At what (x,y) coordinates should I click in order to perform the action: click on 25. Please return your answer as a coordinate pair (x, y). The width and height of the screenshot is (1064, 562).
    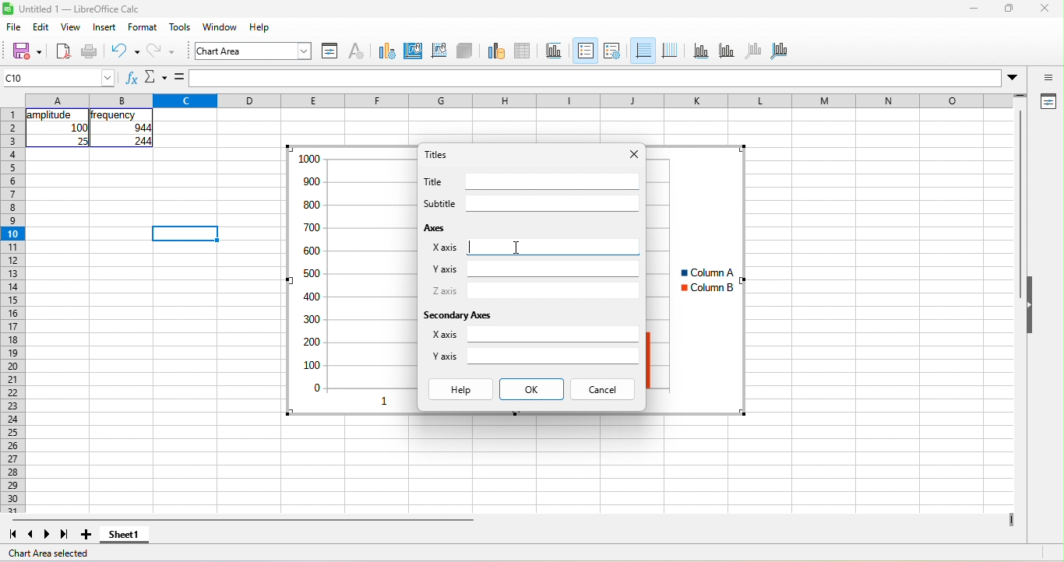
    Looking at the image, I should click on (82, 141).